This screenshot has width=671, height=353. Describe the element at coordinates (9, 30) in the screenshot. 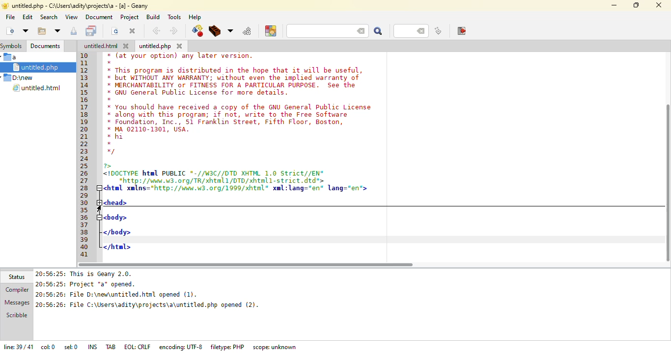

I see `create new file` at that location.